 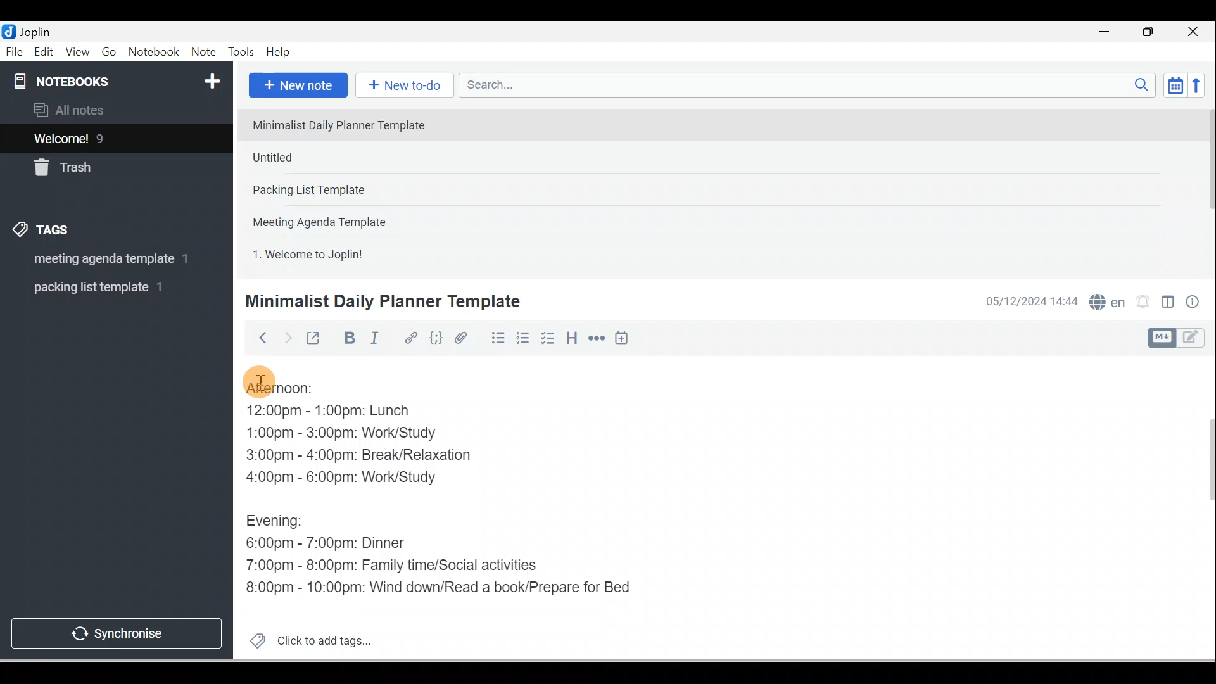 What do you see at coordinates (305, 639) in the screenshot?
I see `Click to add tags` at bounding box center [305, 639].